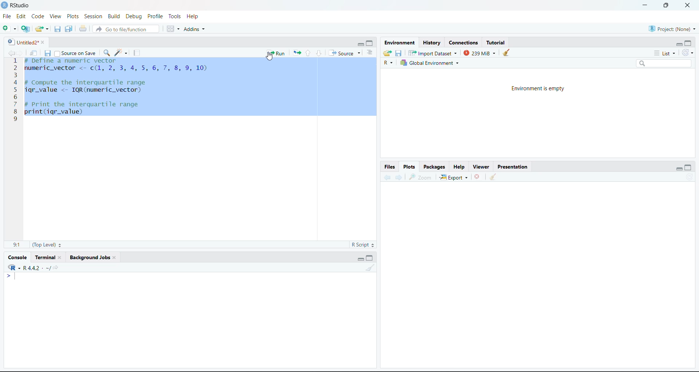 This screenshot has width=699, height=372. I want to click on R.4.4.2~/, so click(37, 268).